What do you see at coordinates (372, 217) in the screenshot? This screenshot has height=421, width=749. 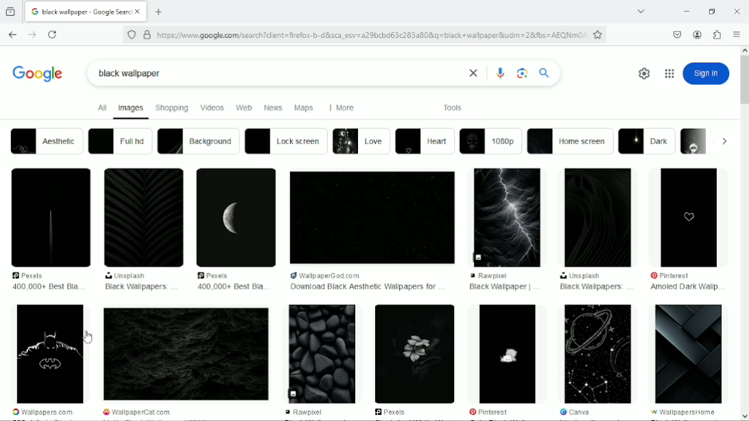 I see `black image` at bounding box center [372, 217].